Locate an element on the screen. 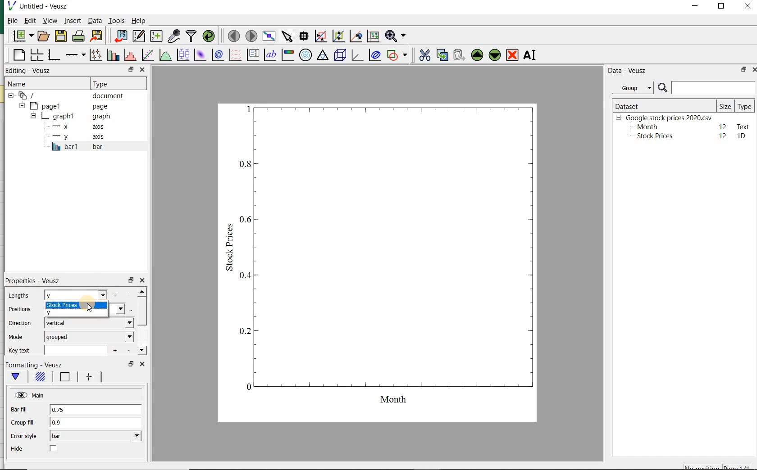 The width and height of the screenshot is (757, 470). restore is located at coordinates (130, 364).